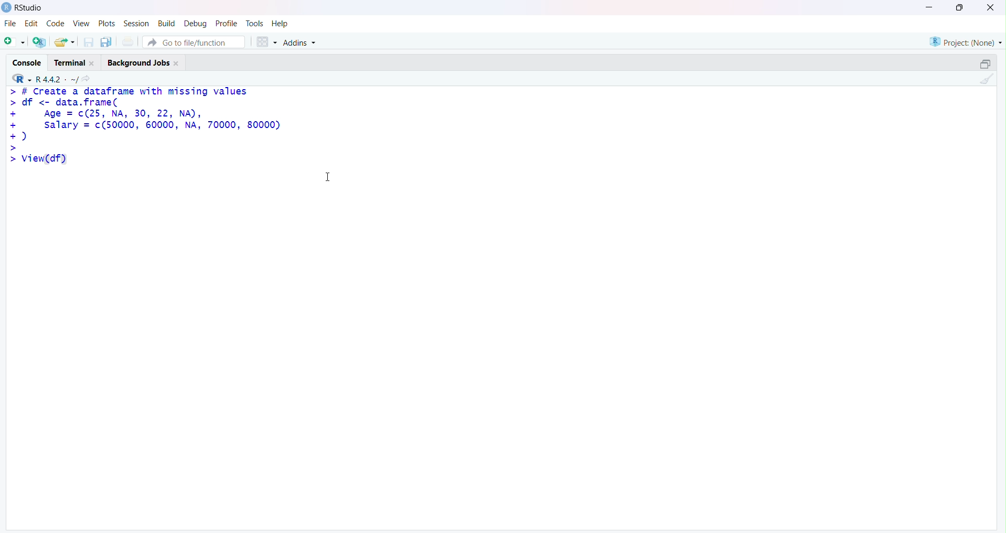 The image size is (1006, 533). What do you see at coordinates (255, 24) in the screenshot?
I see `Tools` at bounding box center [255, 24].